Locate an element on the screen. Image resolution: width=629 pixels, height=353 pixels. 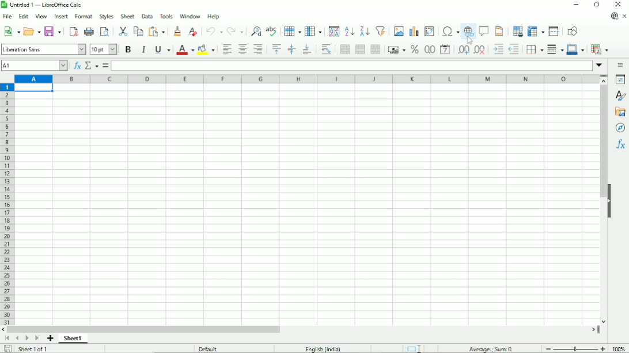
Format as number is located at coordinates (429, 49).